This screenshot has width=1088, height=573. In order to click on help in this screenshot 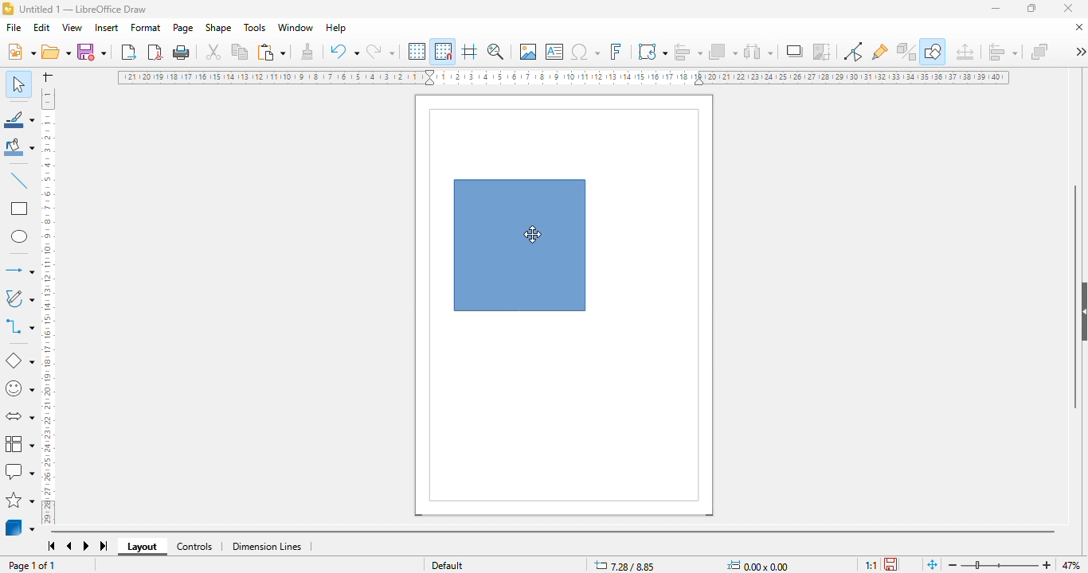, I will do `click(337, 28)`.